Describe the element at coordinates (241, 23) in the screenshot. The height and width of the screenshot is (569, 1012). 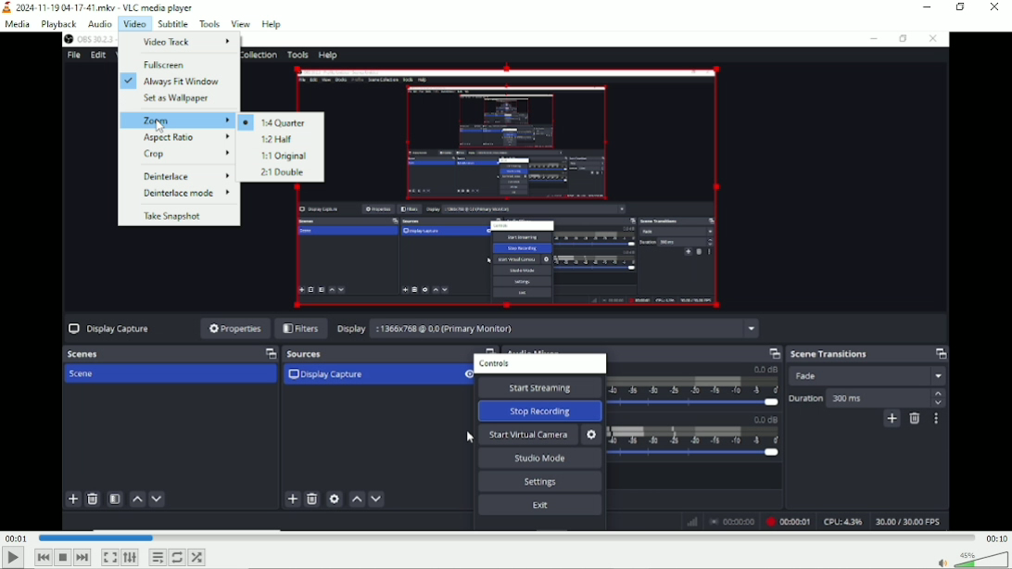
I see `view` at that location.